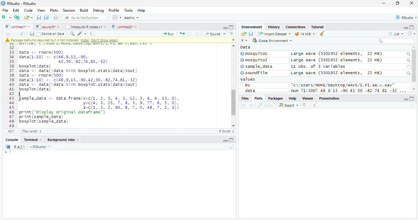 This screenshot has height=220, width=418. What do you see at coordinates (231, 147) in the screenshot?
I see `clear workspace` at bounding box center [231, 147].